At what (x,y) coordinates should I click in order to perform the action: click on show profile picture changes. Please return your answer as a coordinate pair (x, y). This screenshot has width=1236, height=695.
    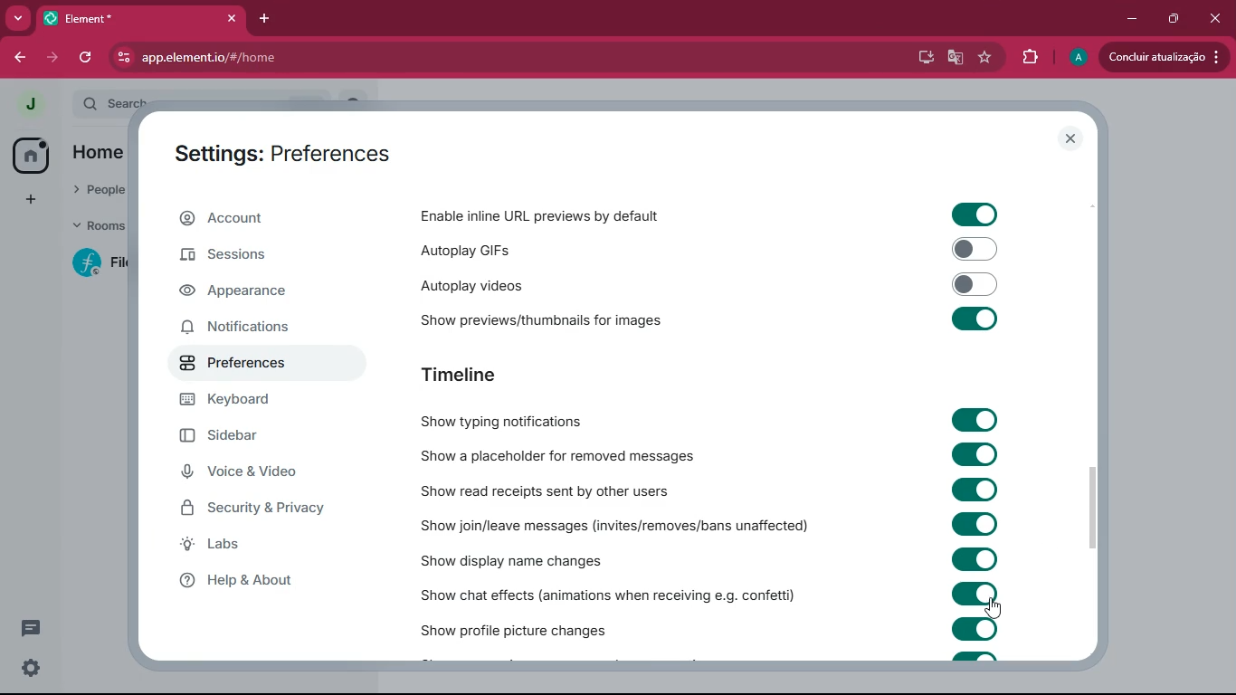
    Looking at the image, I should click on (516, 626).